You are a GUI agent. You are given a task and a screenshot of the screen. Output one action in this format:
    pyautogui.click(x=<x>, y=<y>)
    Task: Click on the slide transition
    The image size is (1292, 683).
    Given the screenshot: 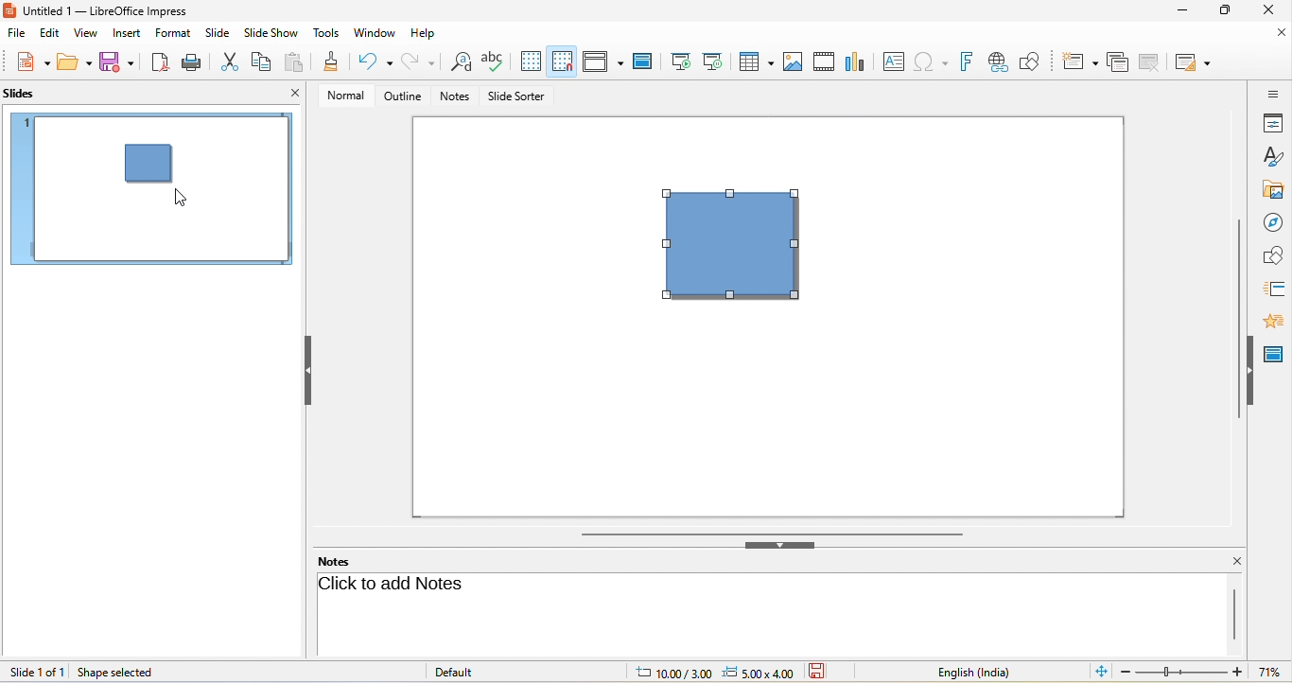 What is the action you would take?
    pyautogui.click(x=1274, y=287)
    